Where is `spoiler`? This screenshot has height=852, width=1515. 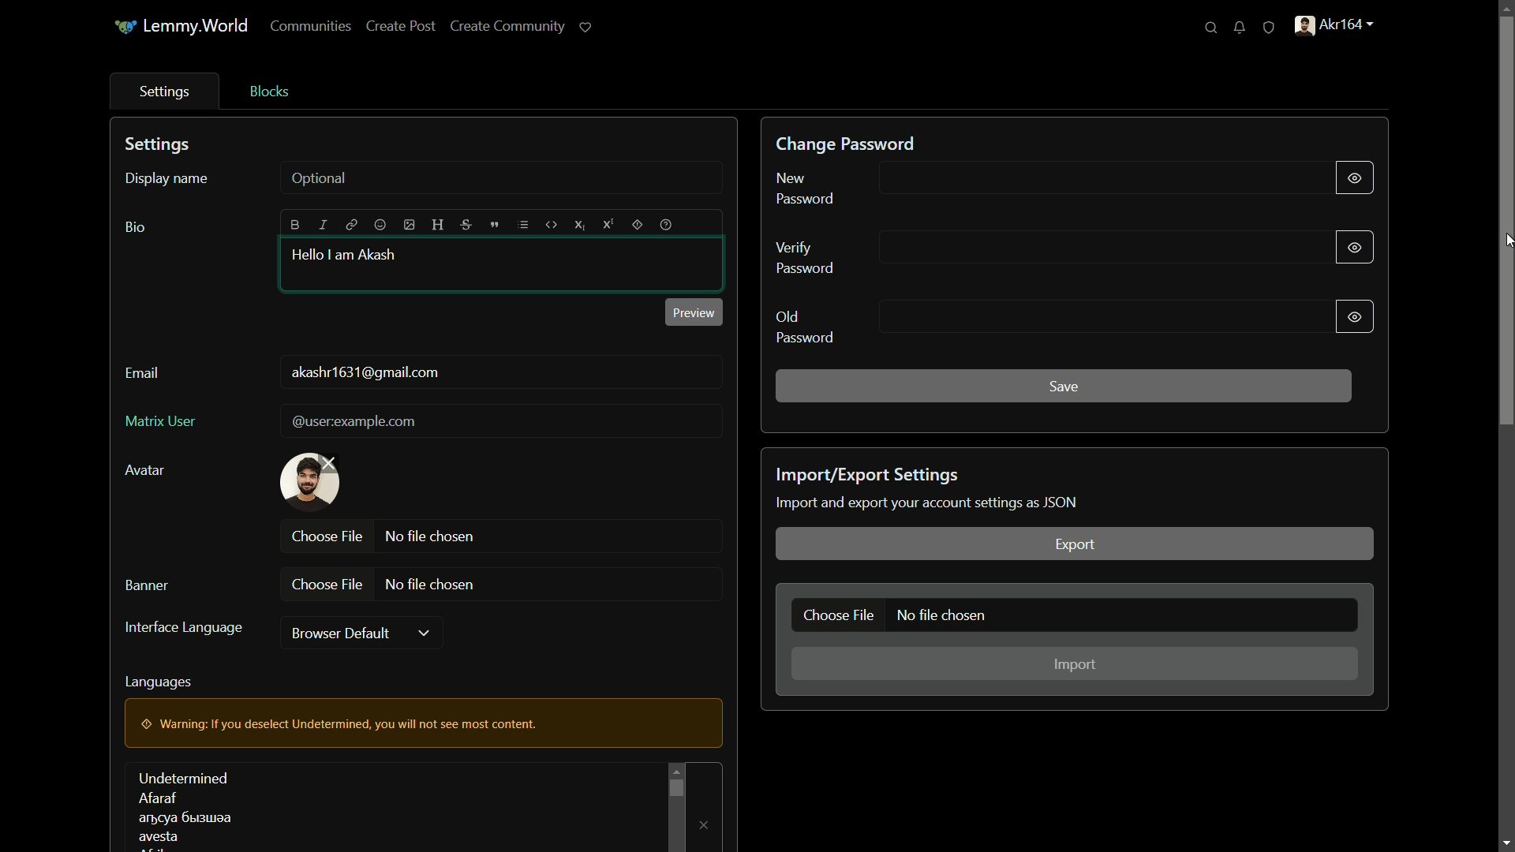
spoiler is located at coordinates (637, 226).